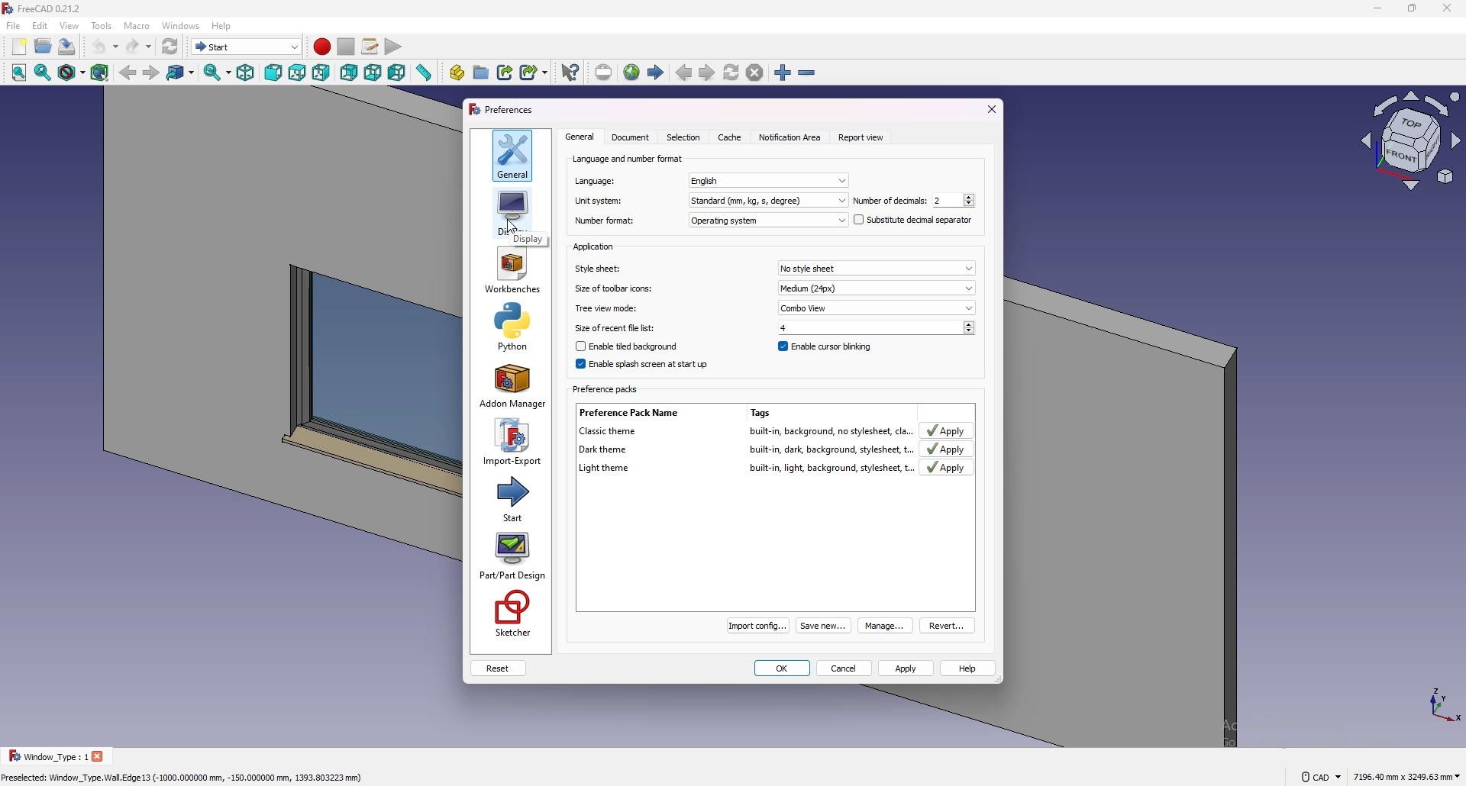 The height and width of the screenshot is (786, 1466). I want to click on apply, so click(947, 465).